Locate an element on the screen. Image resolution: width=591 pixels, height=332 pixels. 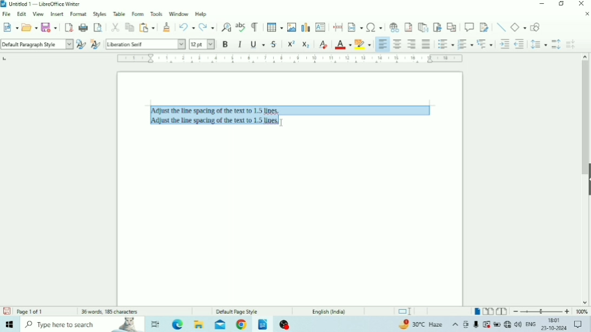
Mail is located at coordinates (221, 324).